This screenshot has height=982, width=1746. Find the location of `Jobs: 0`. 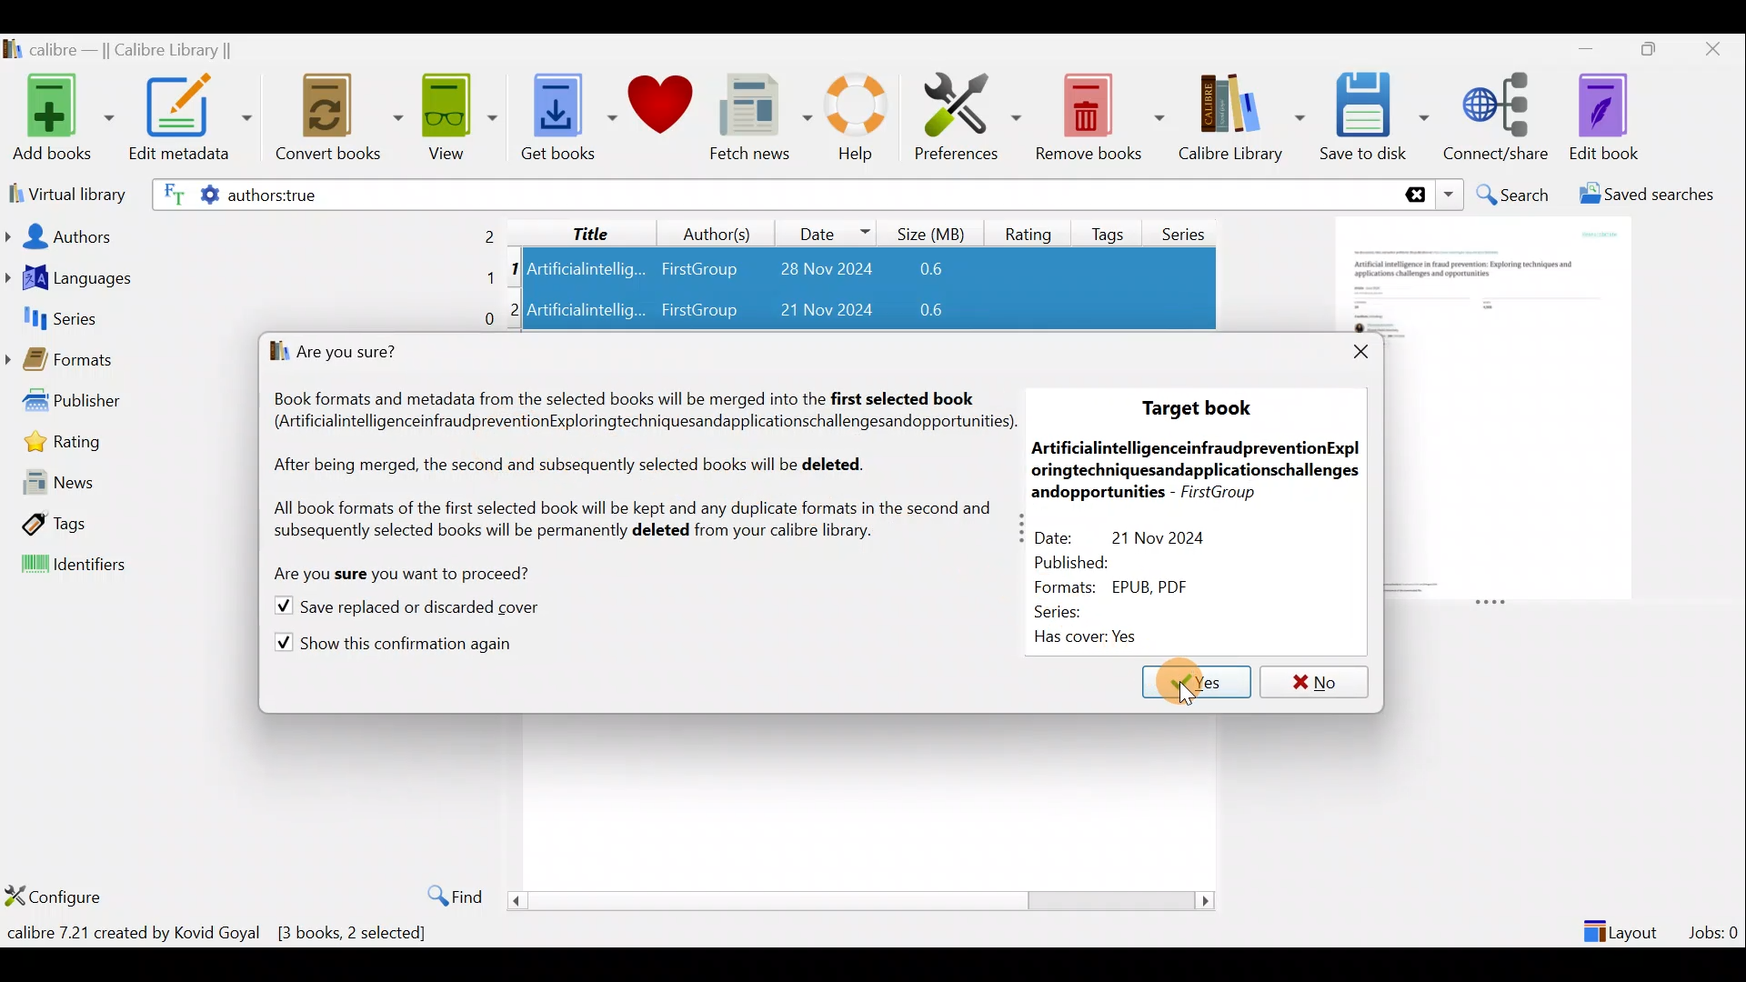

Jobs: 0 is located at coordinates (1715, 927).